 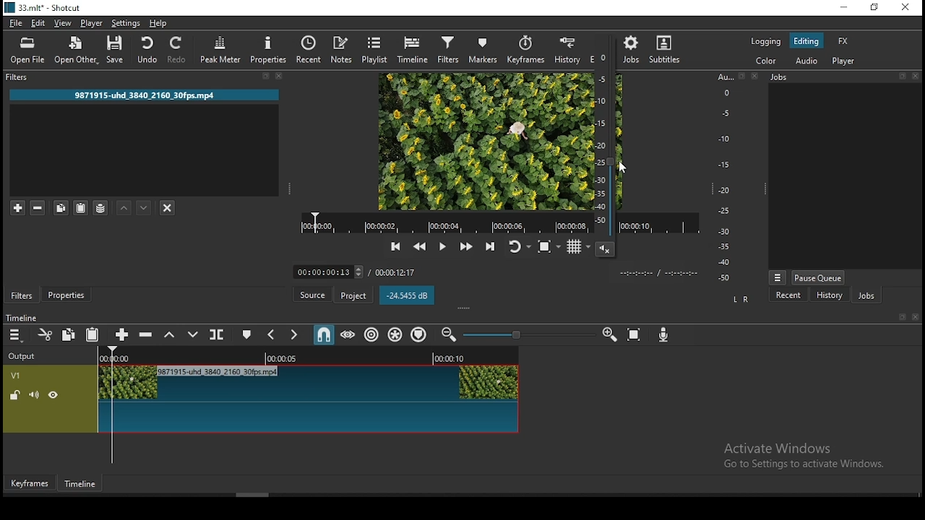 I want to click on close, so click(x=916, y=318).